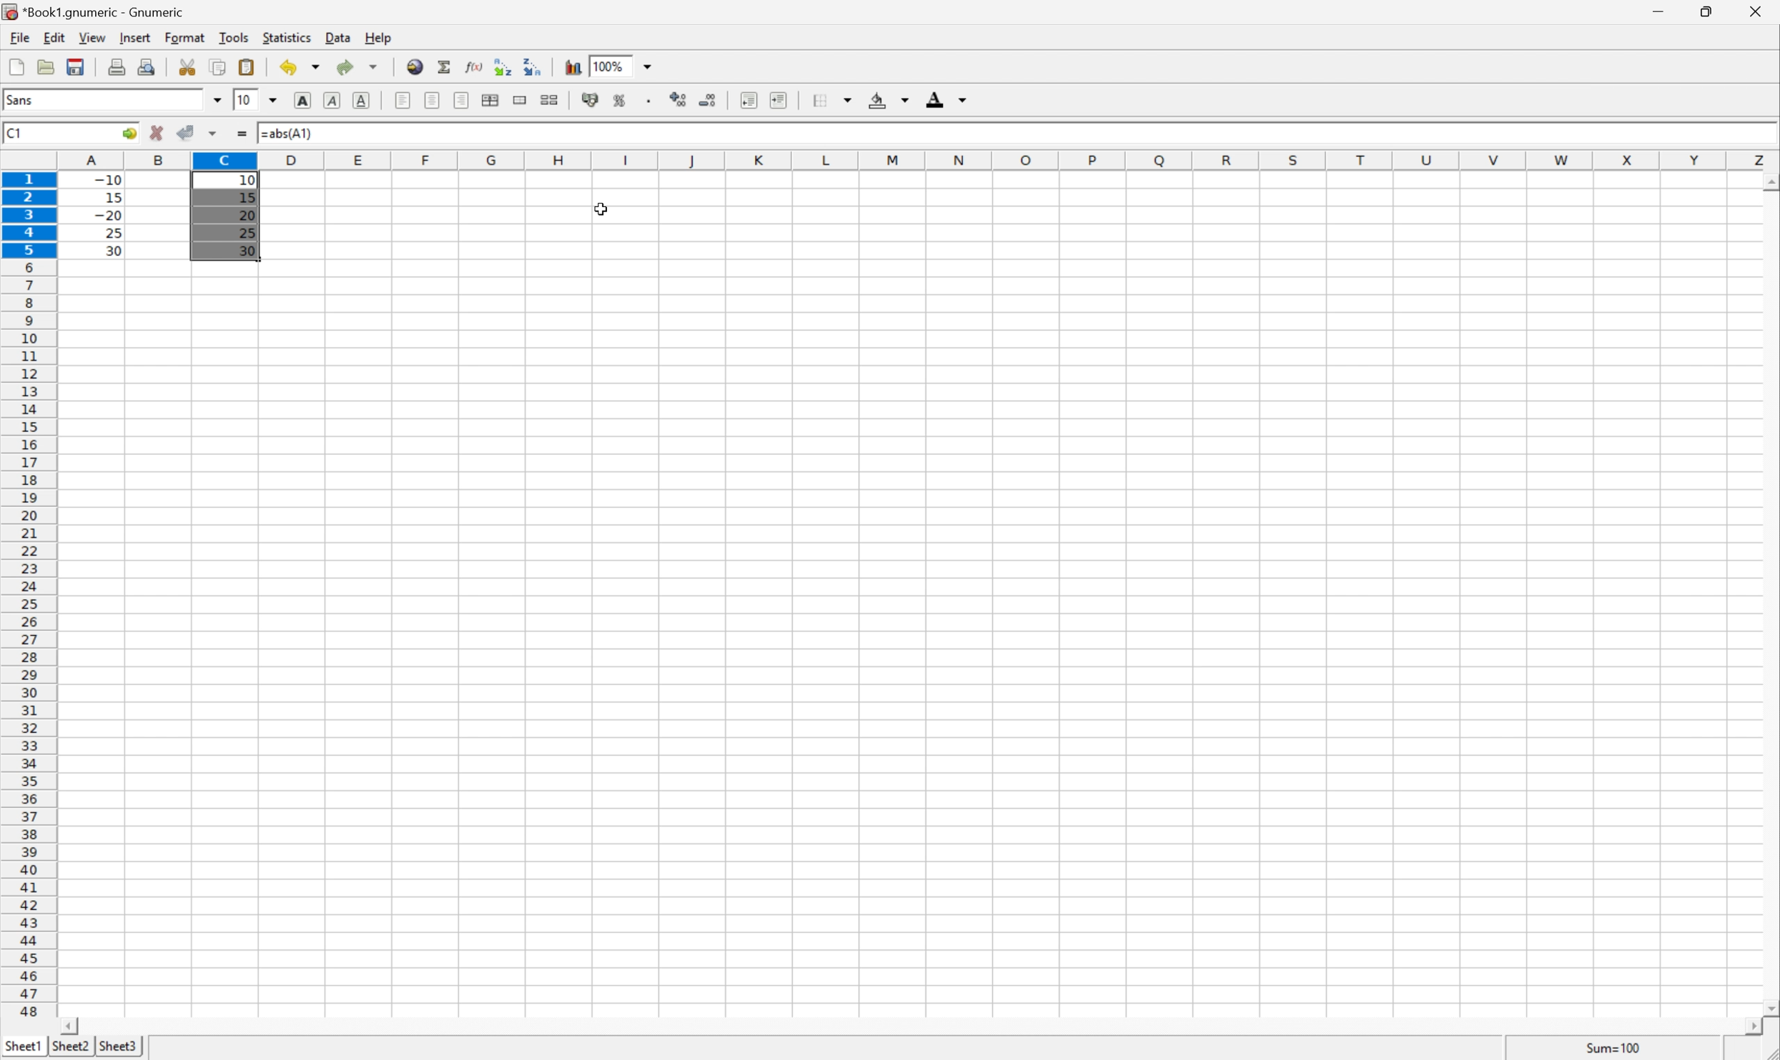 This screenshot has height=1060, width=1780. I want to click on 30, so click(109, 250).